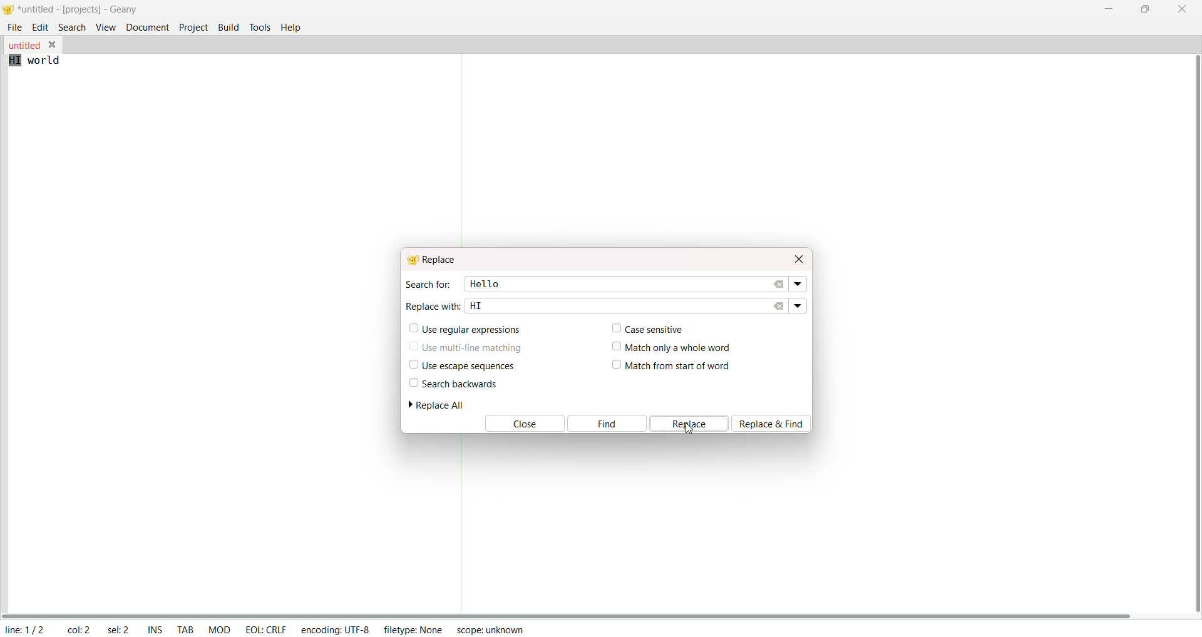 This screenshot has width=1202, height=637. Describe the element at coordinates (155, 631) in the screenshot. I see `ins` at that location.